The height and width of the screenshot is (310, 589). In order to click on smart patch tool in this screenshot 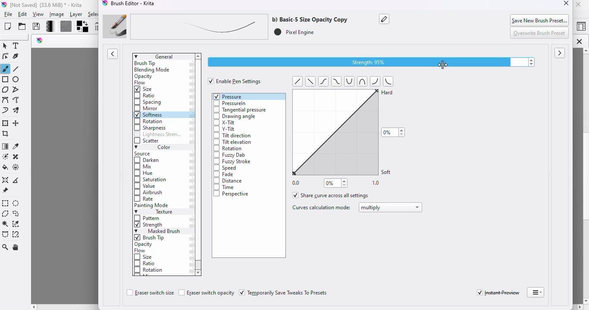, I will do `click(16, 156)`.